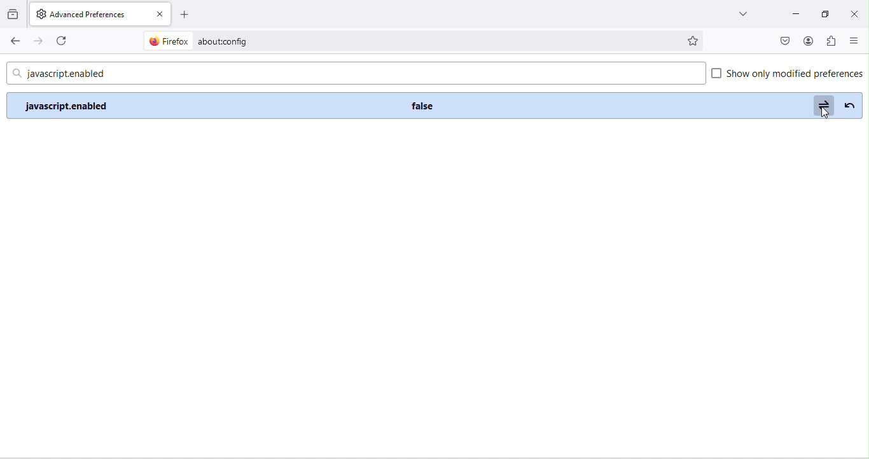 The height and width of the screenshot is (459, 869). I want to click on javascript.enabled, so click(356, 74).